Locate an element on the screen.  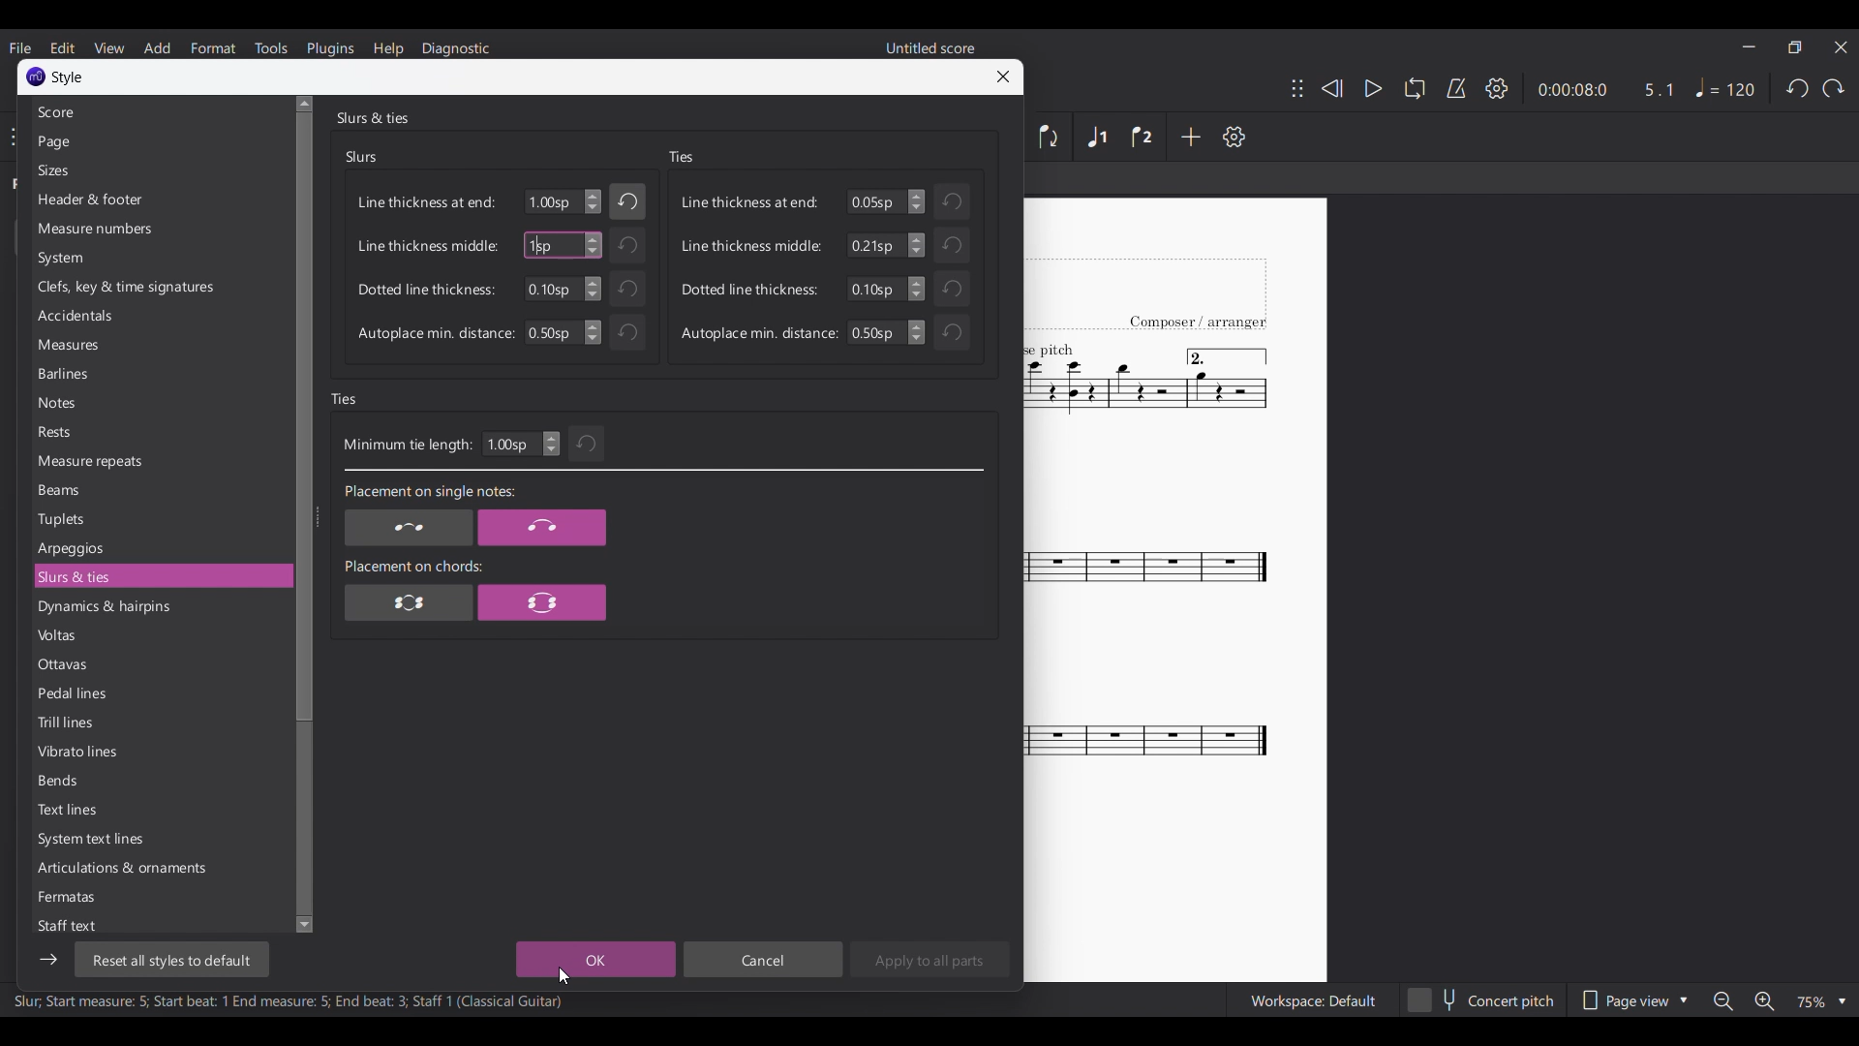
Autoplace min. distance is located at coordinates (436, 334).